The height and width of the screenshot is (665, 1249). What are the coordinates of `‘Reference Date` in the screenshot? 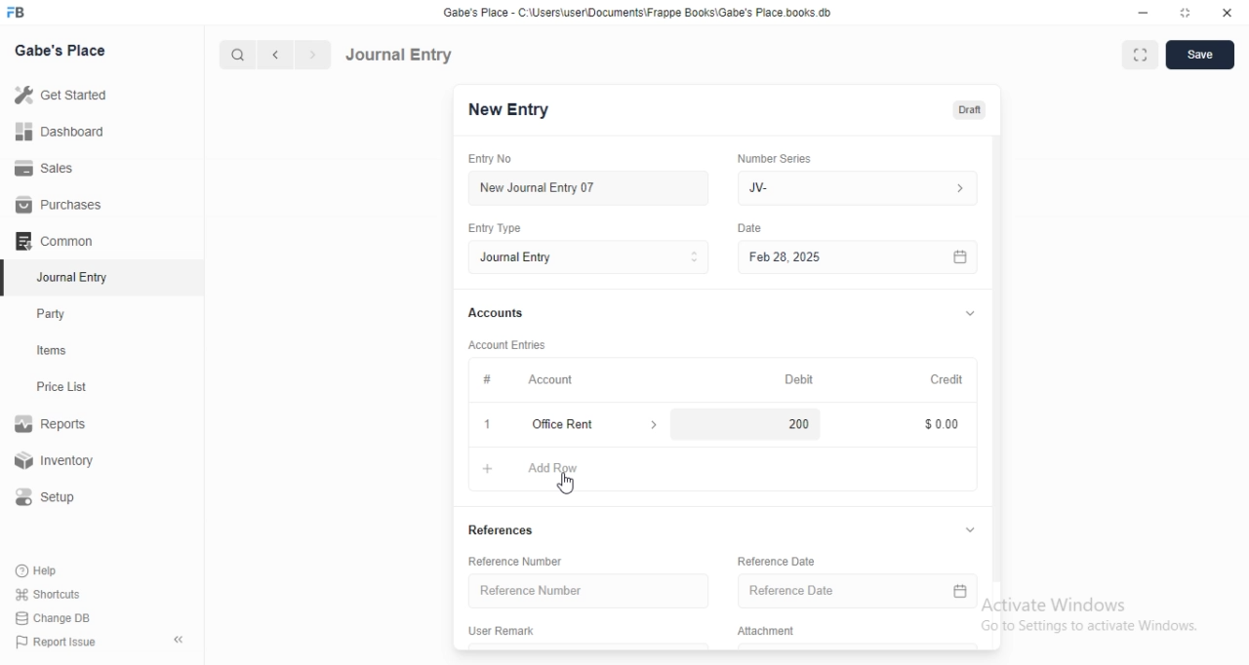 It's located at (777, 564).